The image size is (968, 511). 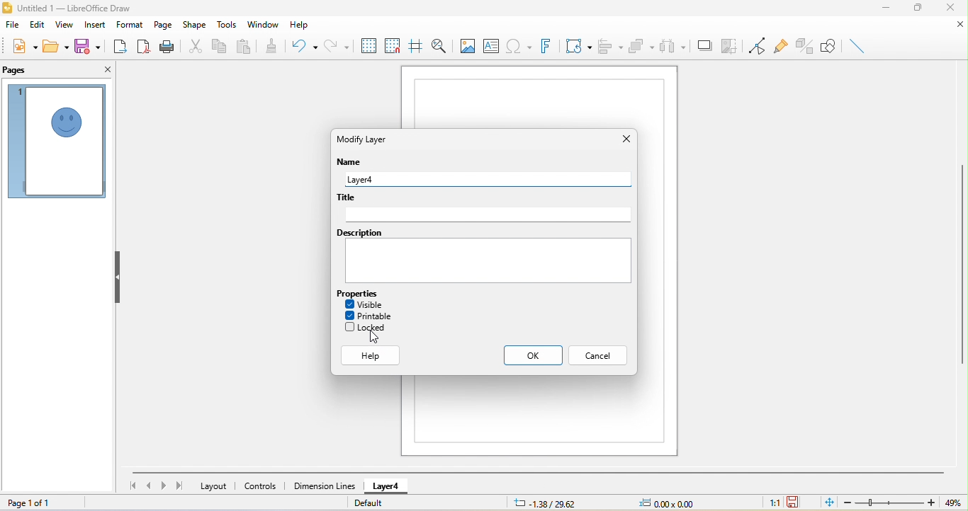 What do you see at coordinates (518, 45) in the screenshot?
I see `special character` at bounding box center [518, 45].